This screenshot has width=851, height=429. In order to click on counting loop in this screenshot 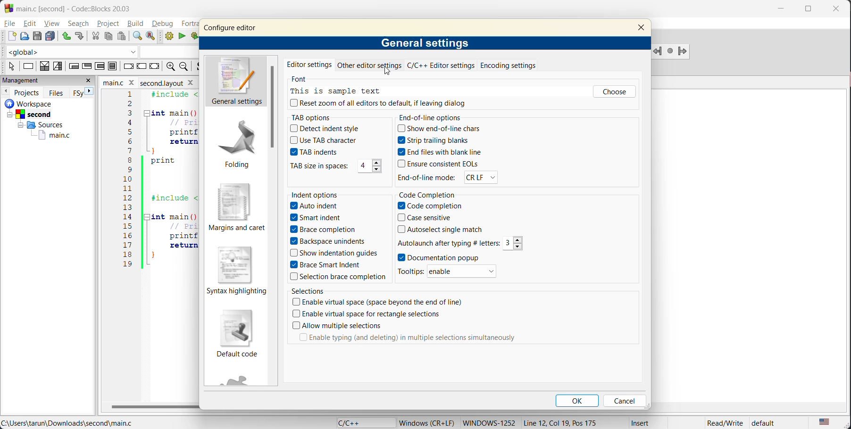, I will do `click(100, 67)`.